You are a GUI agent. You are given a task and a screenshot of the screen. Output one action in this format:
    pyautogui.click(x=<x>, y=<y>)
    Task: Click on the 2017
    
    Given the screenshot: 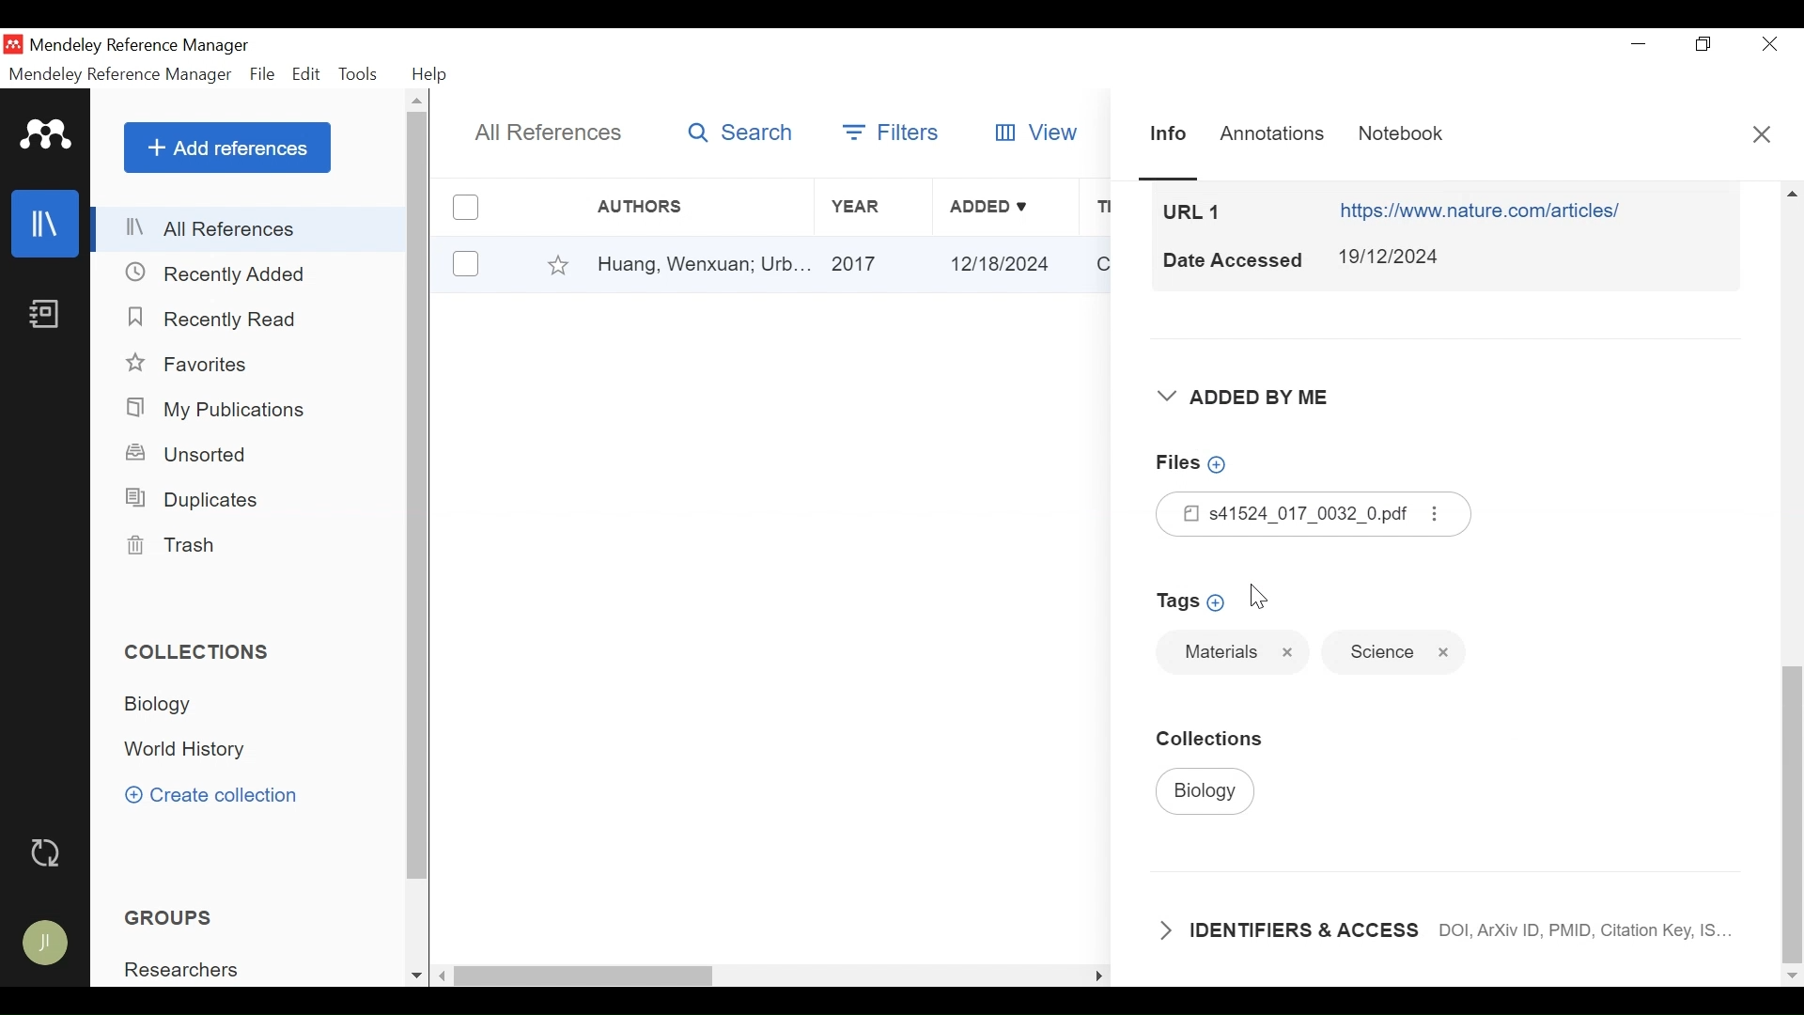 What is the action you would take?
    pyautogui.click(x=875, y=265)
    